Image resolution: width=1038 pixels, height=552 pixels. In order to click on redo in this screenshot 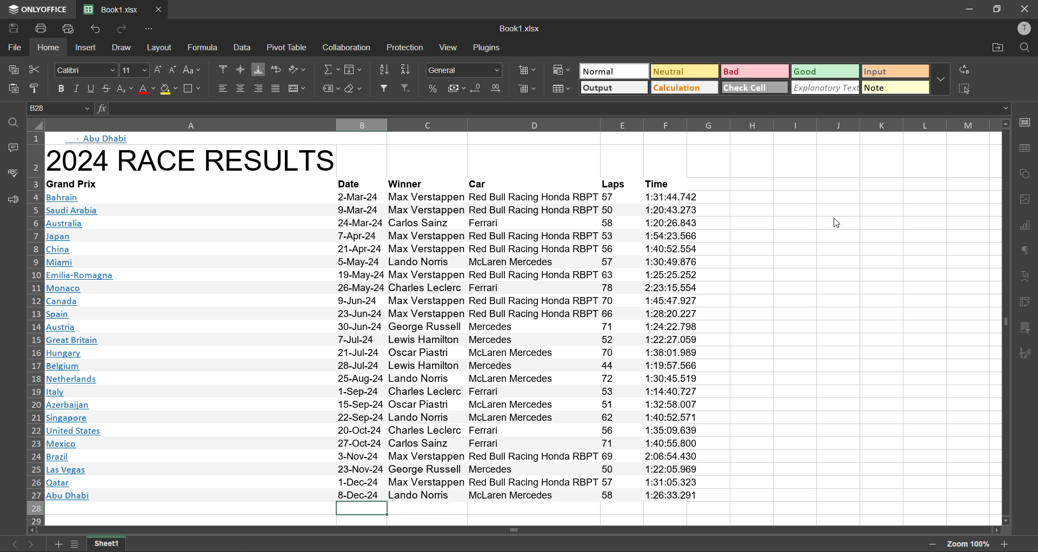, I will do `click(125, 30)`.